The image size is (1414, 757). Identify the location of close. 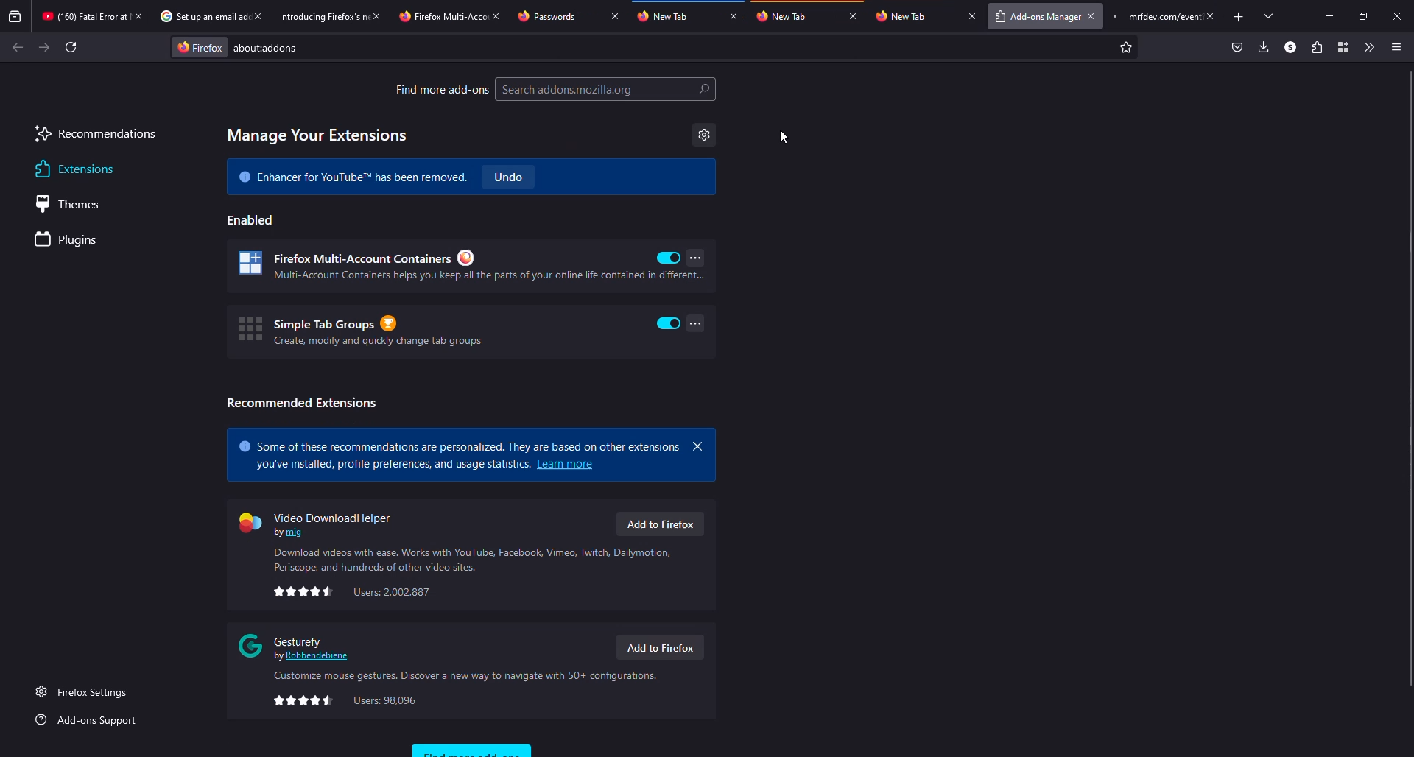
(615, 15).